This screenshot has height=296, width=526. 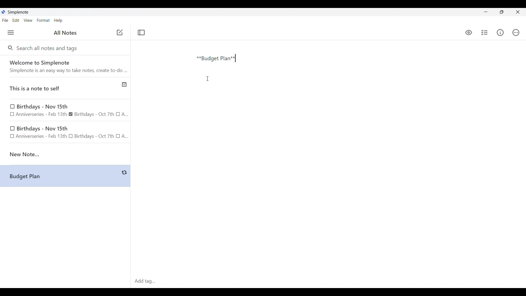 I want to click on File menu, so click(x=5, y=20).